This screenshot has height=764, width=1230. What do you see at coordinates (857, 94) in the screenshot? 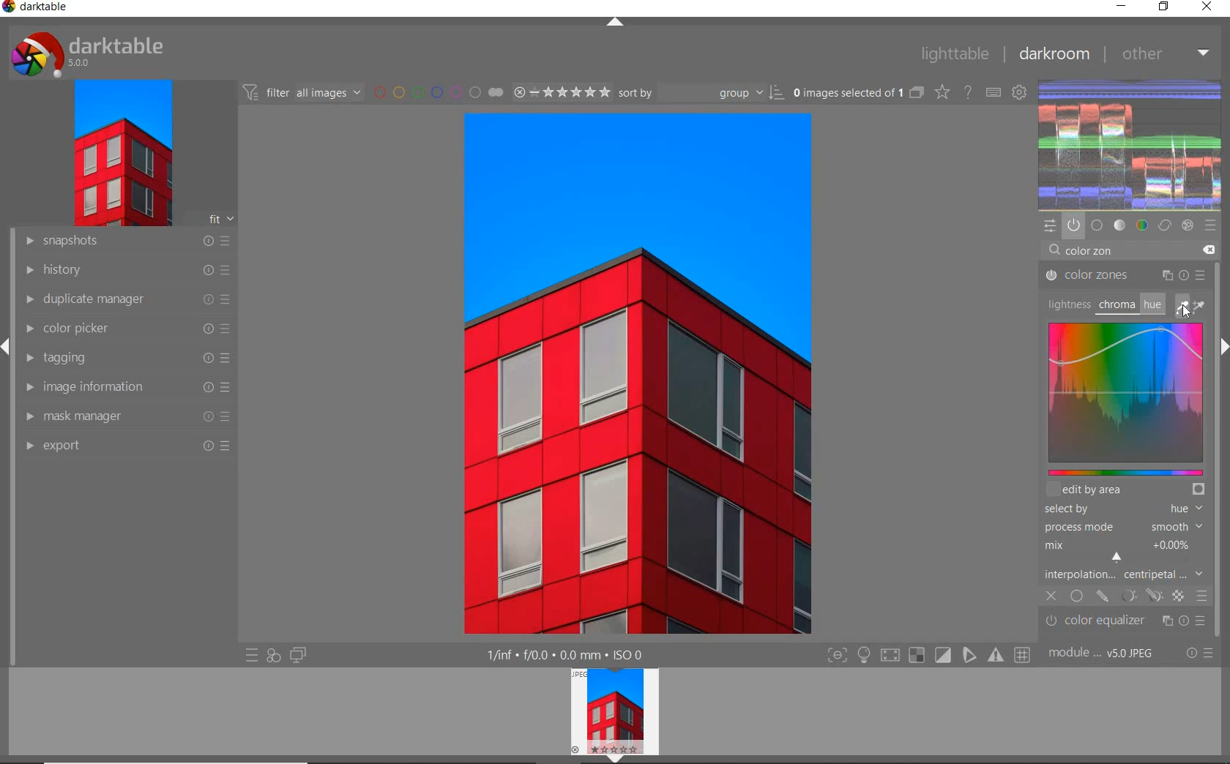
I see `selected images` at bounding box center [857, 94].